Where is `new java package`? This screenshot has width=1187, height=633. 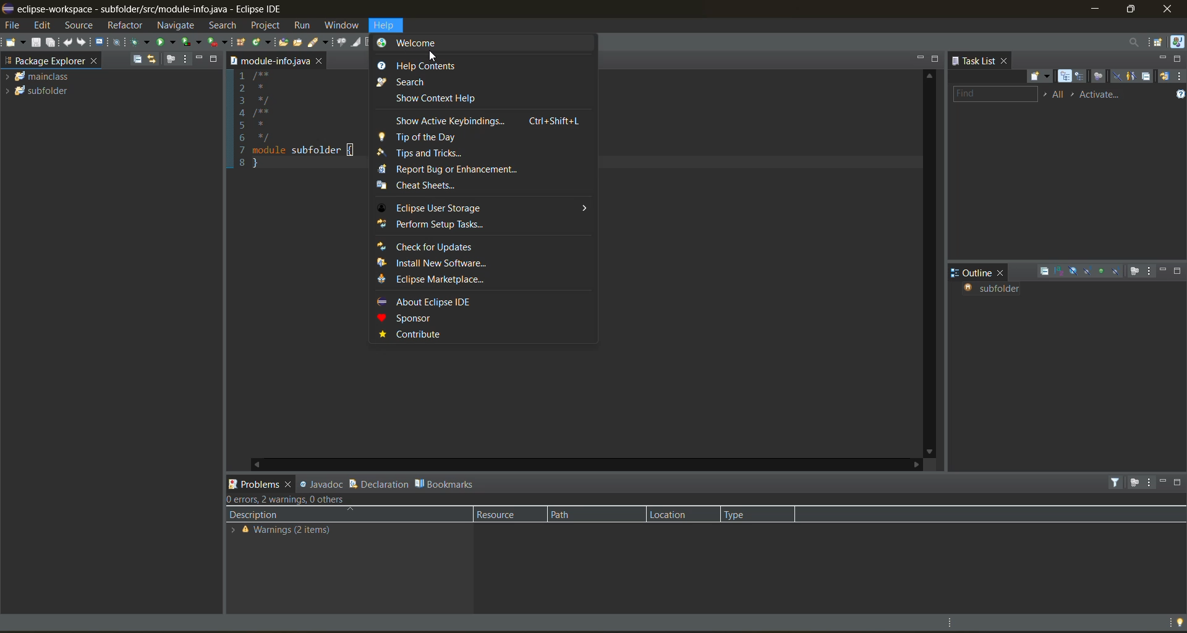
new java package is located at coordinates (241, 42).